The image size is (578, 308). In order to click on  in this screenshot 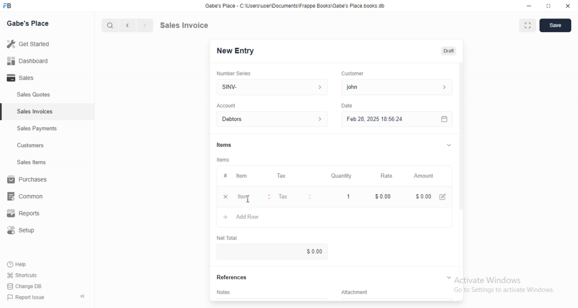, I will do `click(225, 145)`.